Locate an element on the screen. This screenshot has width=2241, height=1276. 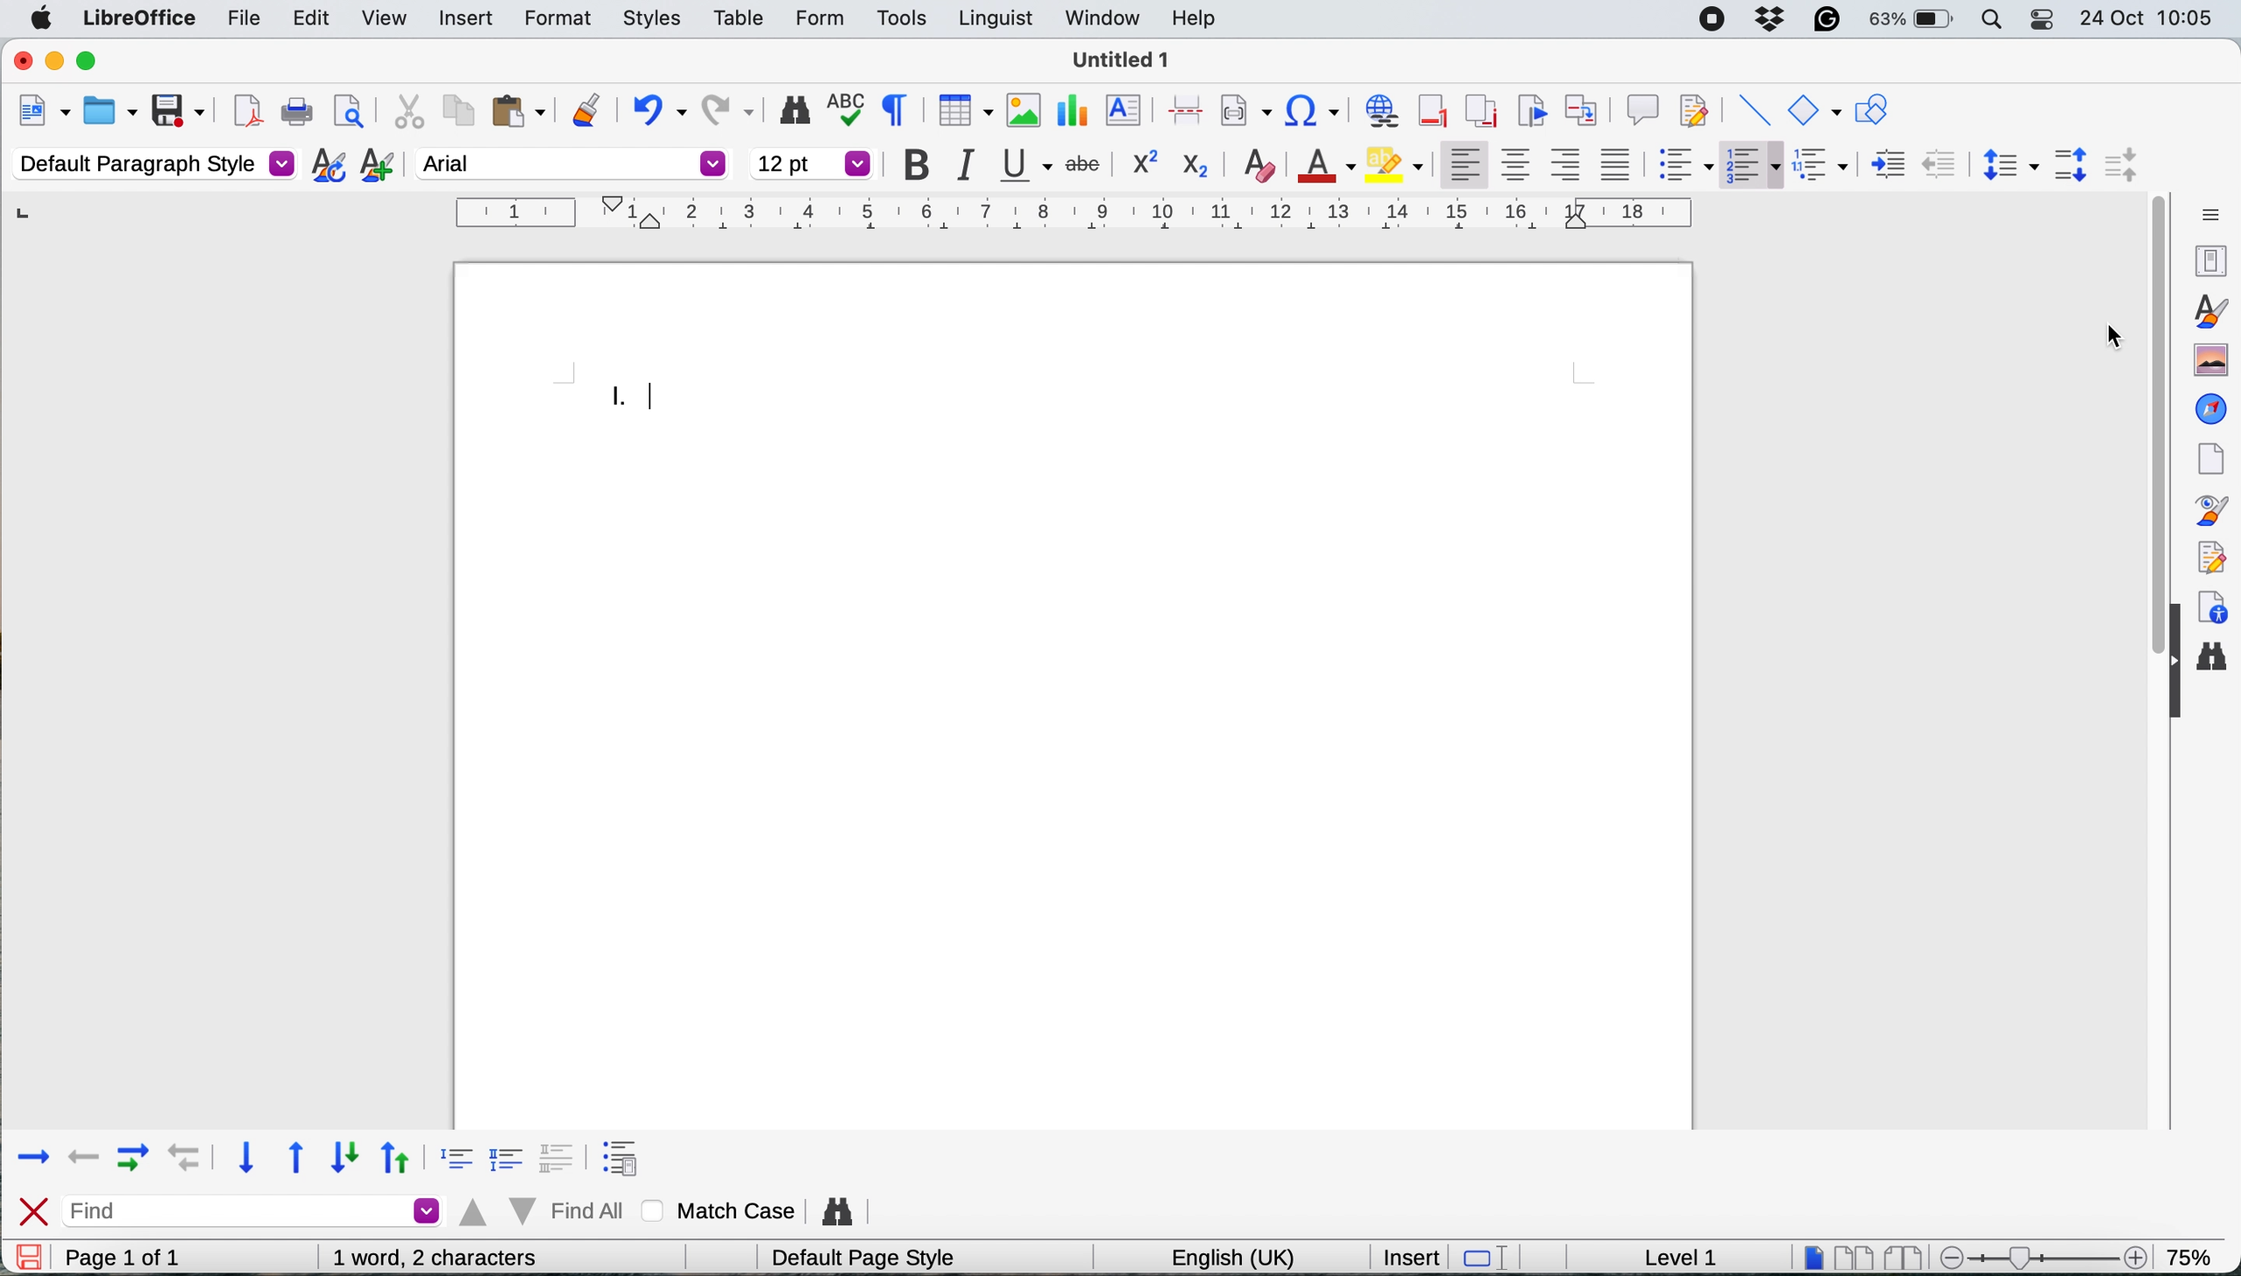
clear direct formatting is located at coordinates (1261, 163).